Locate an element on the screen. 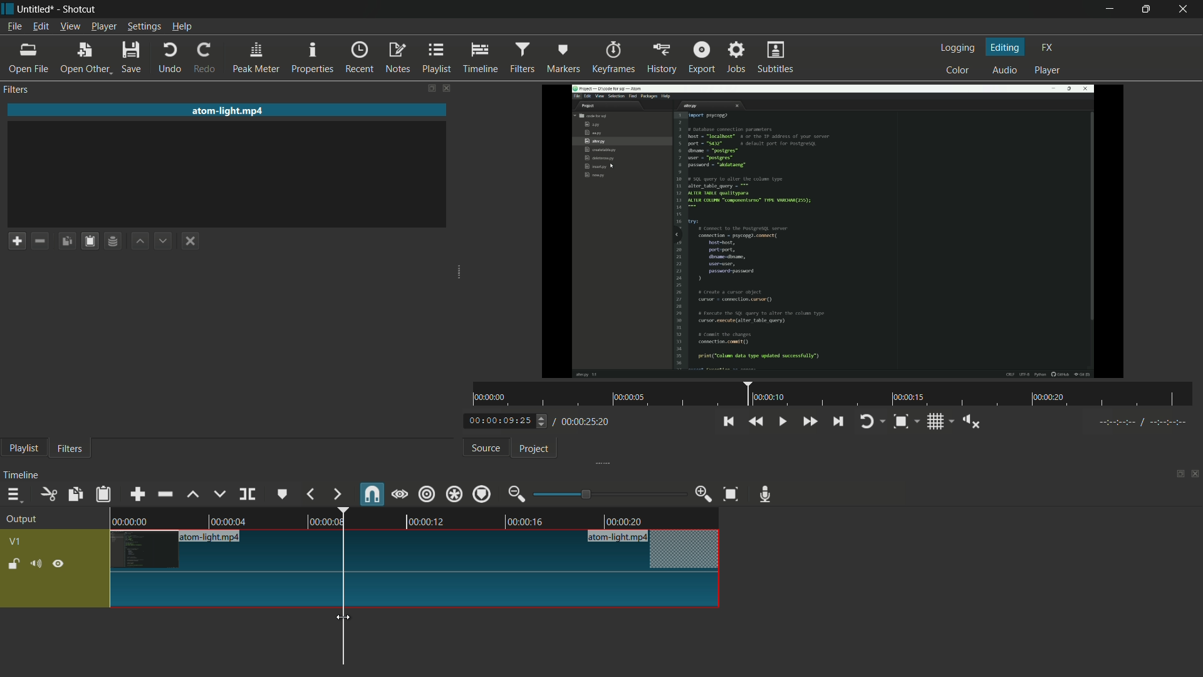  player is located at coordinates (1049, 72).